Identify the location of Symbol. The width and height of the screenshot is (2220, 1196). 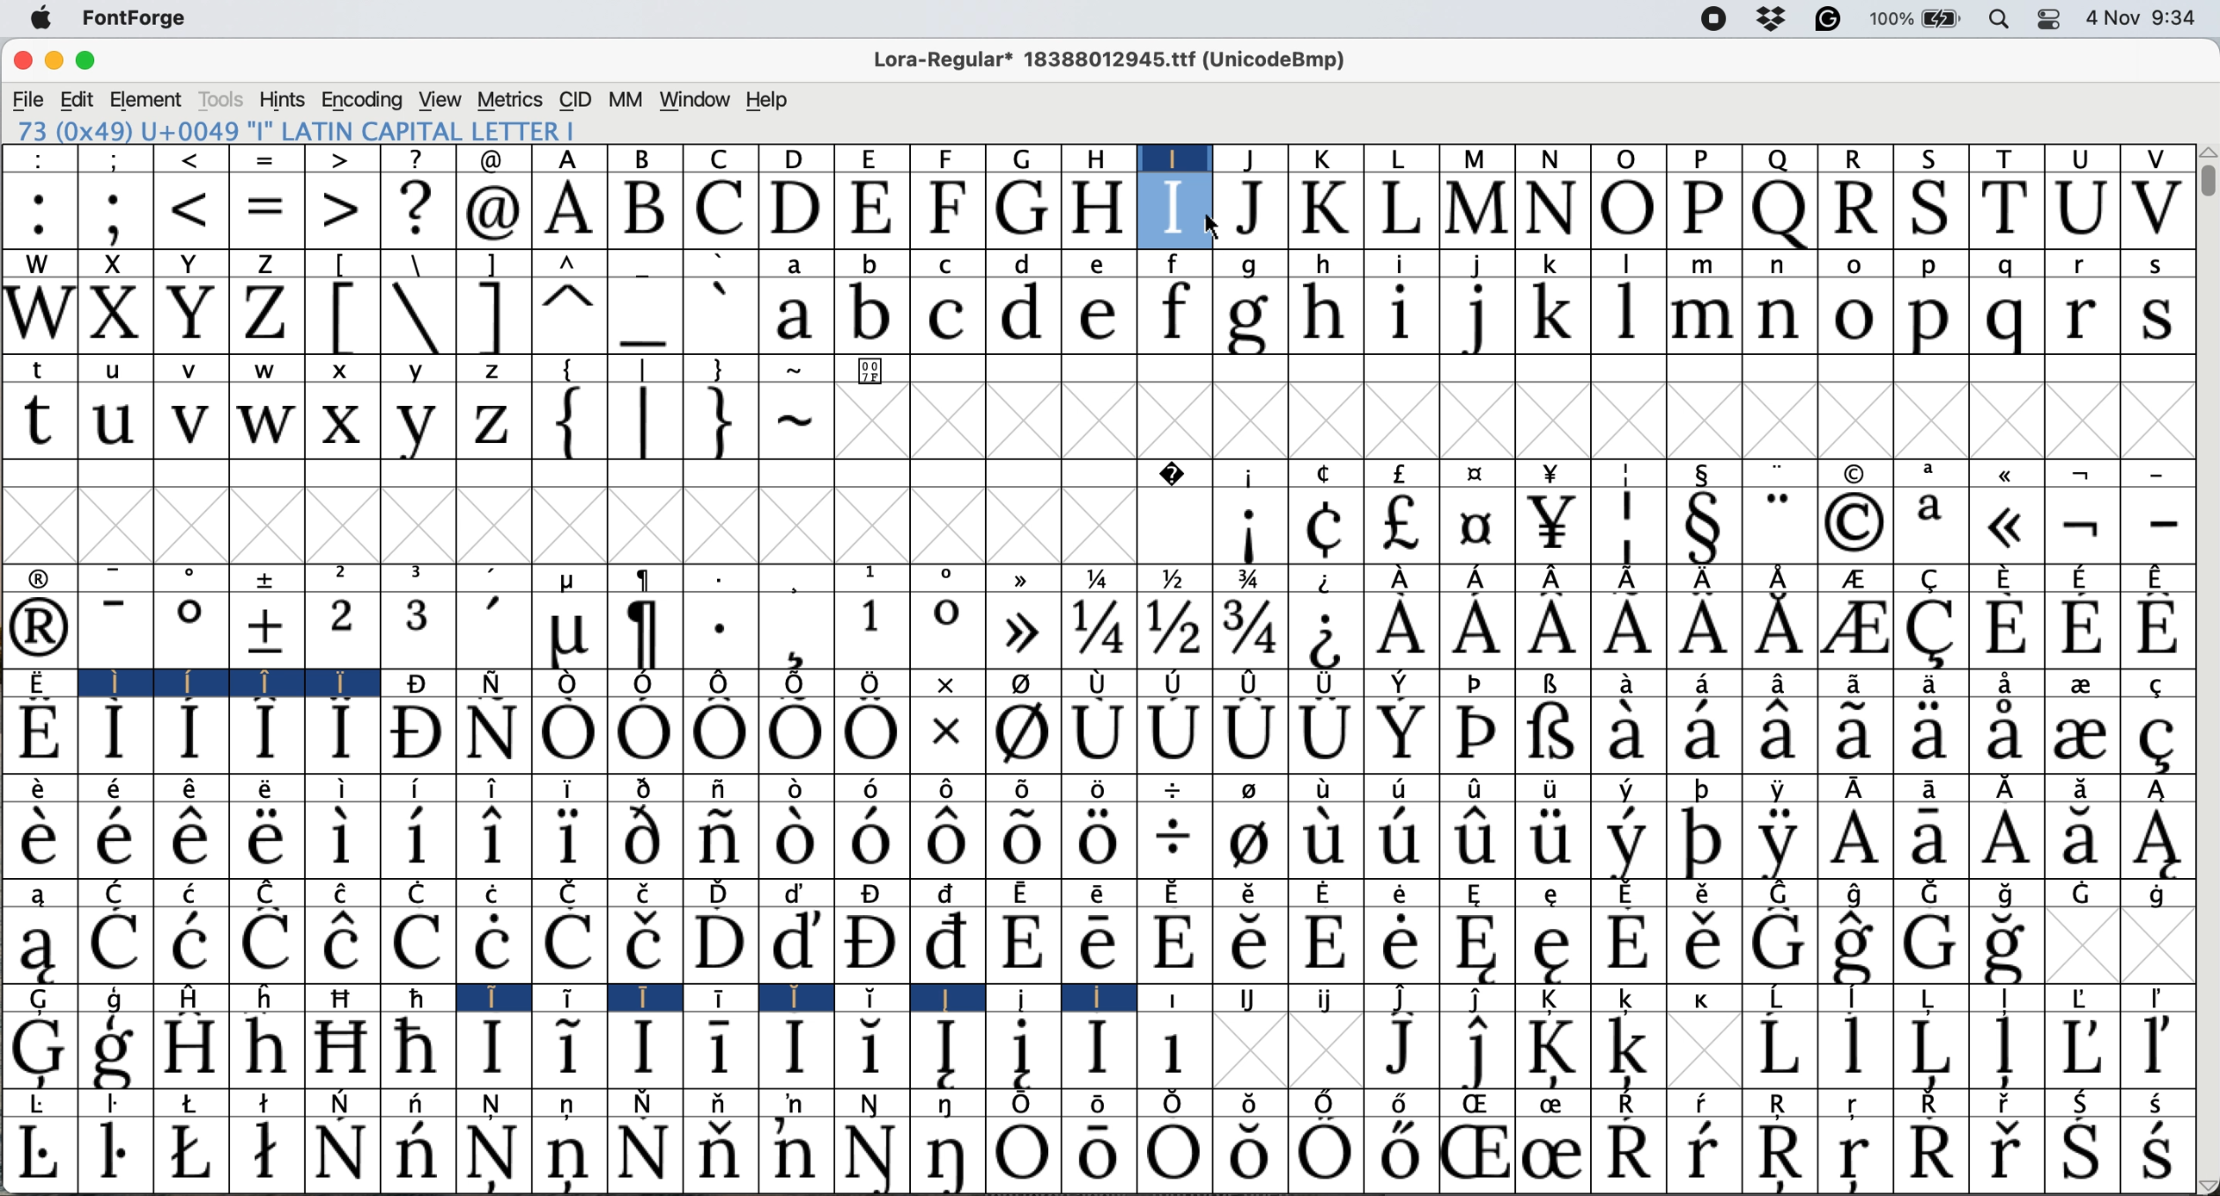
(1630, 1000).